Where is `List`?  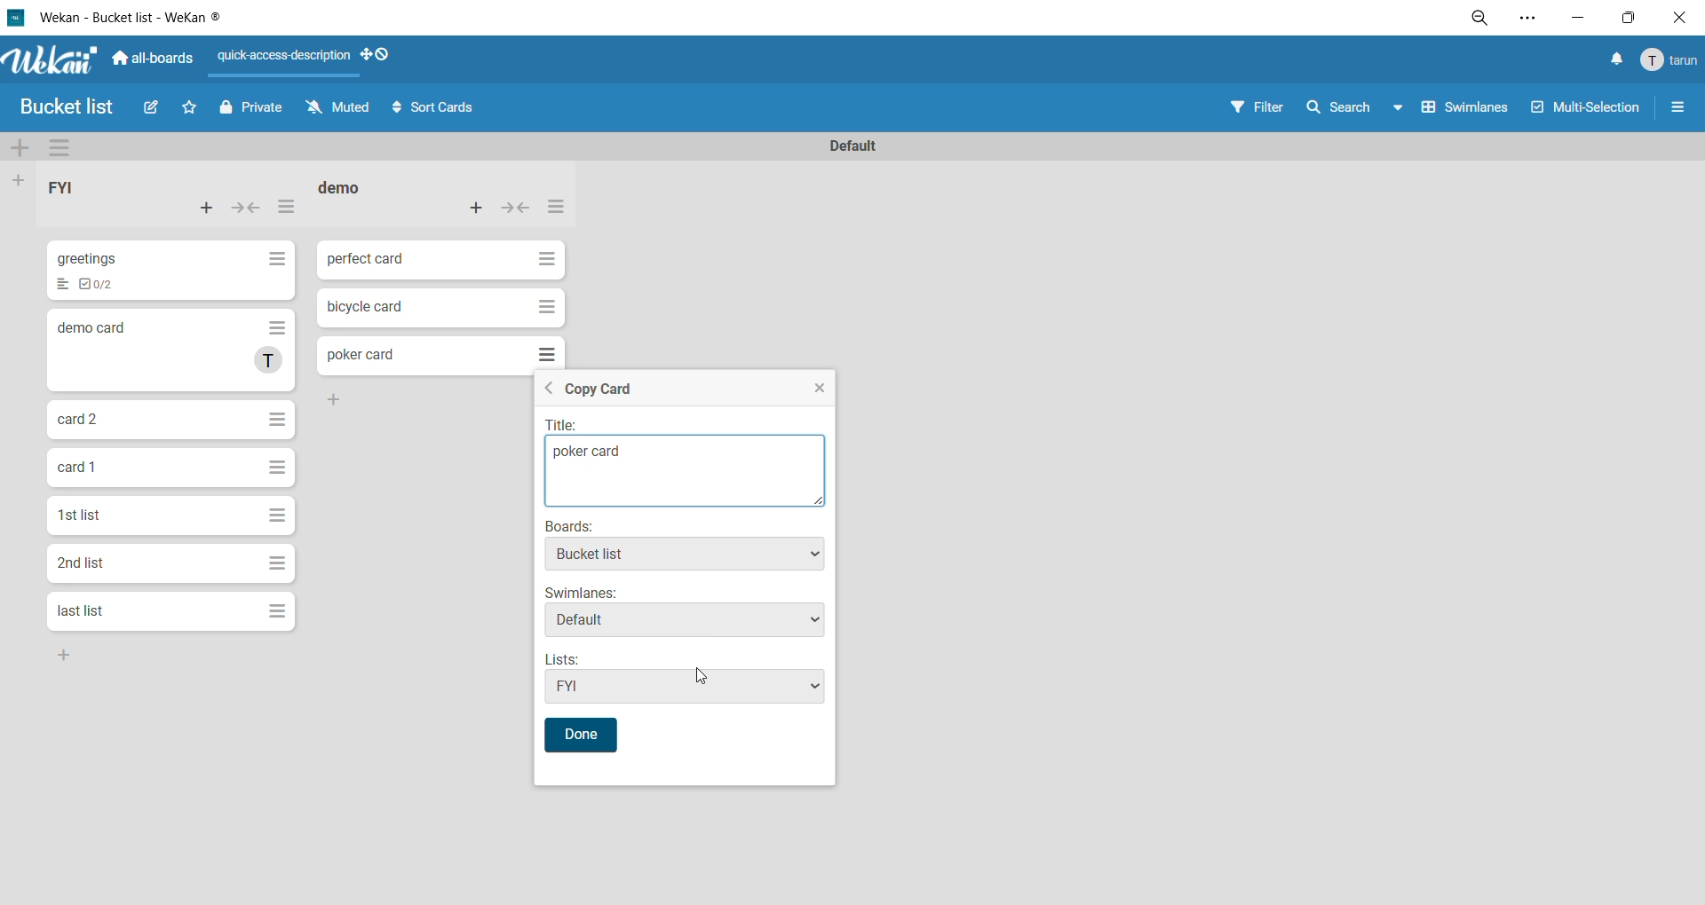 List is located at coordinates (59, 287).